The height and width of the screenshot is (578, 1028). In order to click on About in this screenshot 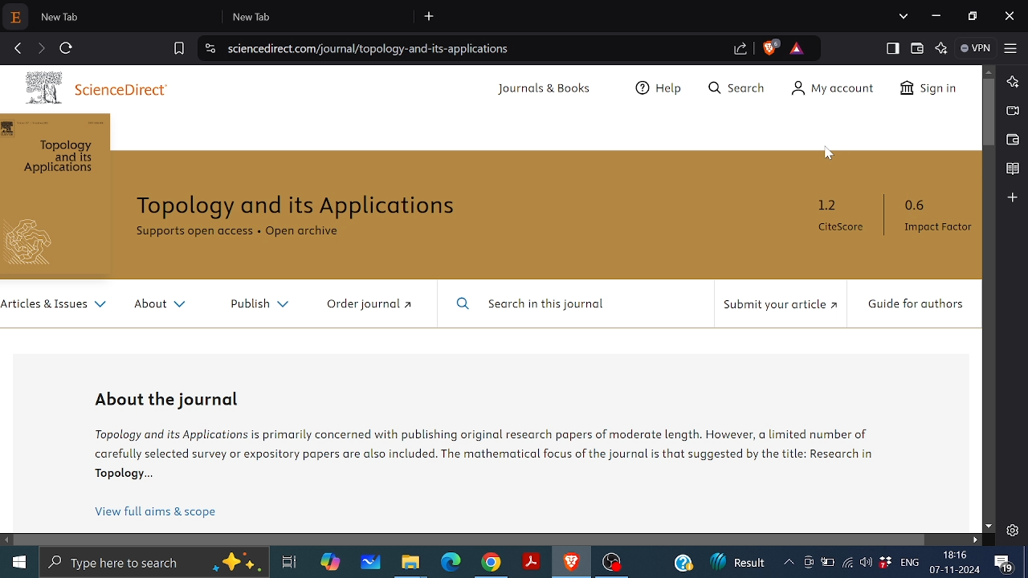, I will do `click(168, 307)`.